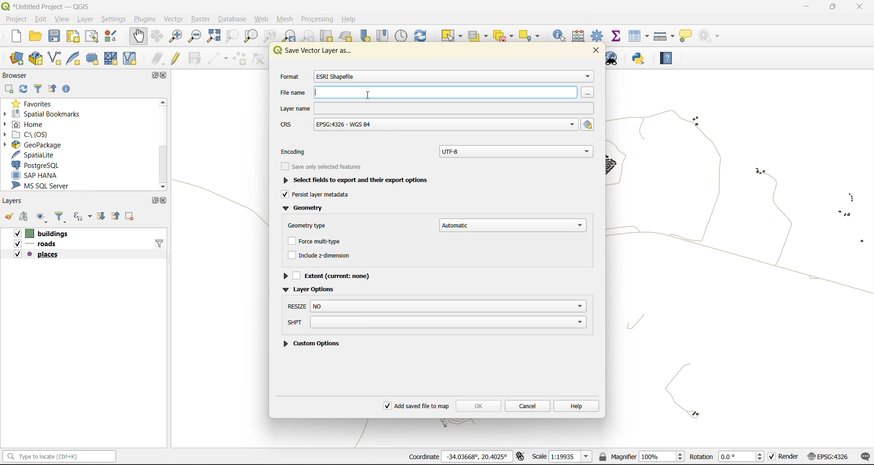 The width and height of the screenshot is (874, 465). I want to click on collapse all, so click(118, 217).